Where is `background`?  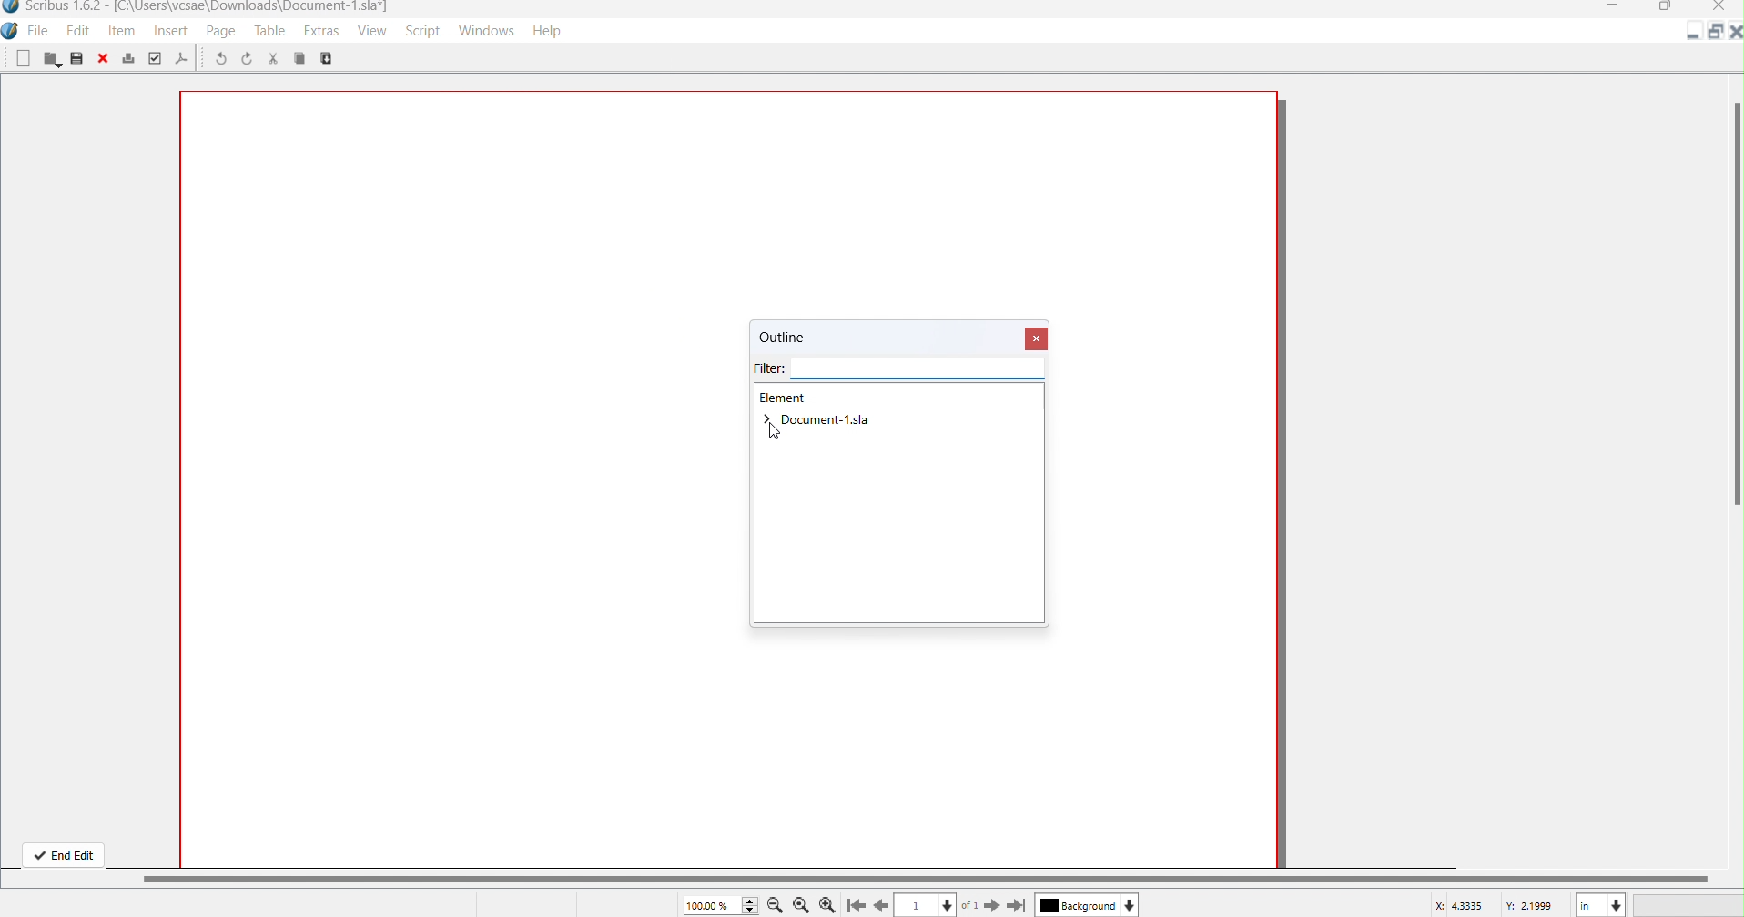 background is located at coordinates (1076, 906).